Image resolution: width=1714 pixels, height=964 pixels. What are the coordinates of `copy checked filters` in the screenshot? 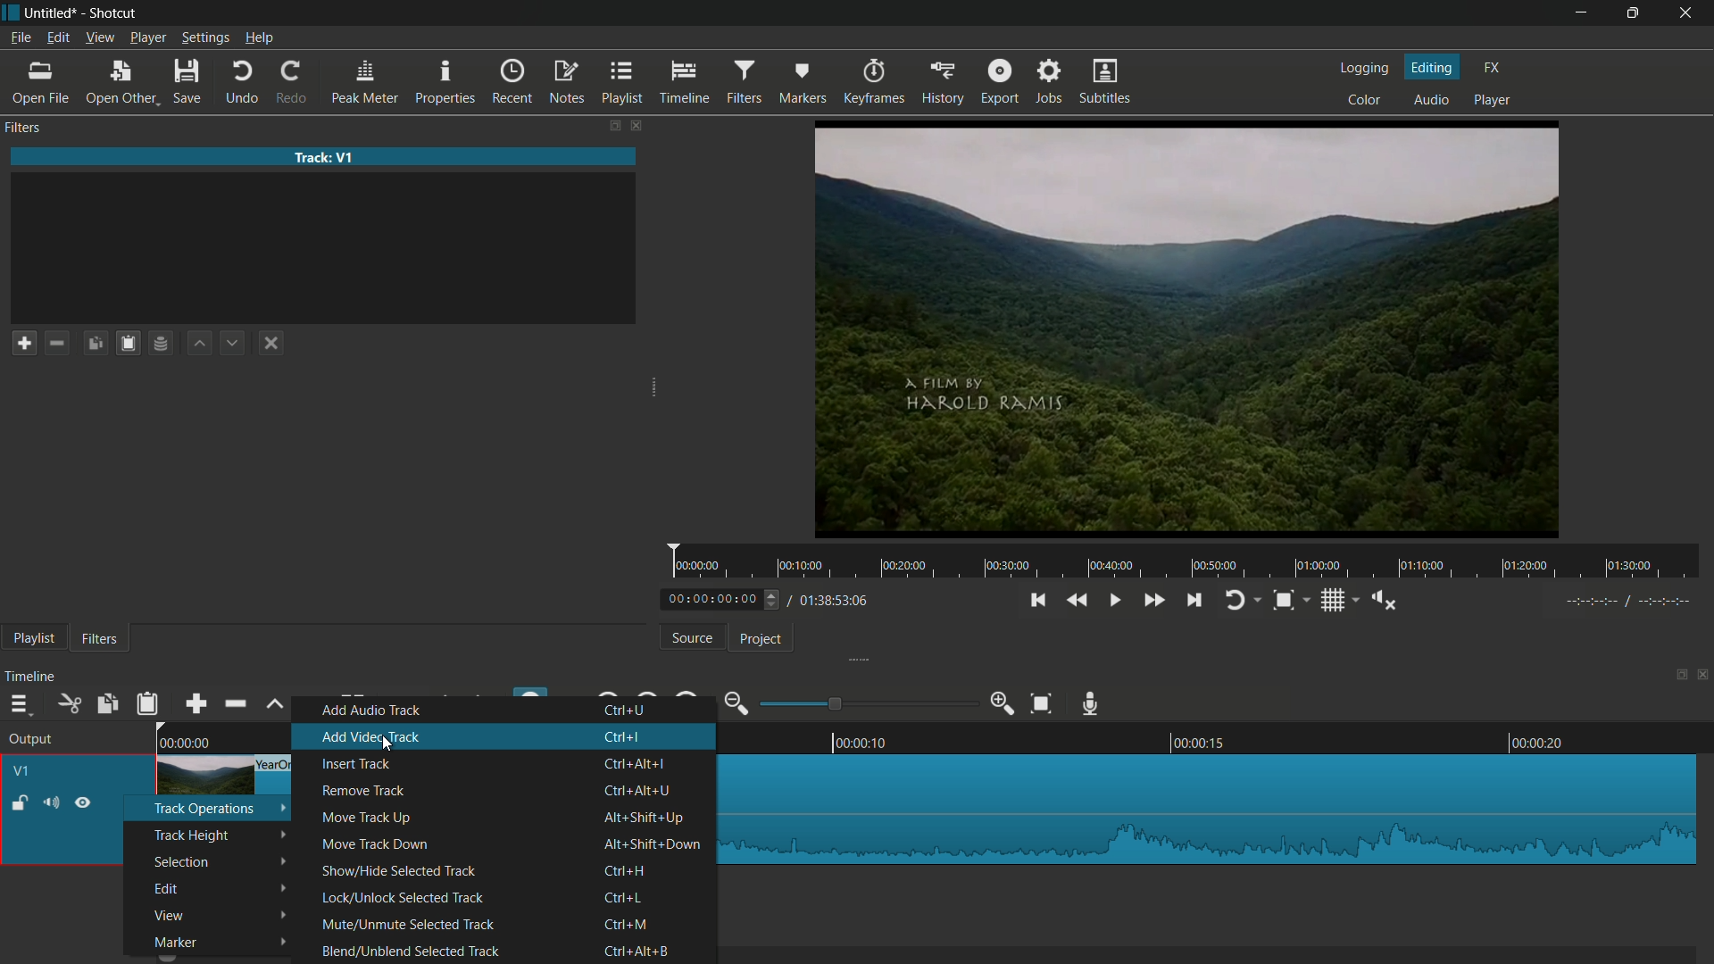 It's located at (97, 344).